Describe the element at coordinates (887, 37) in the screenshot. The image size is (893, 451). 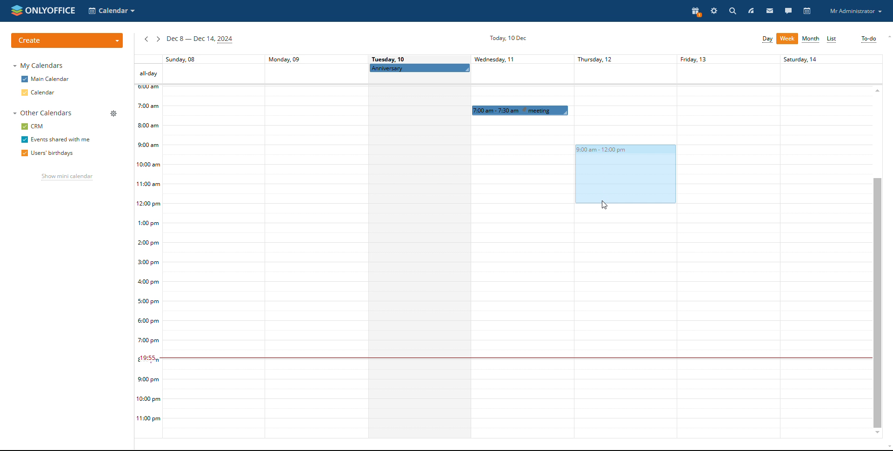
I see `scroll up` at that location.